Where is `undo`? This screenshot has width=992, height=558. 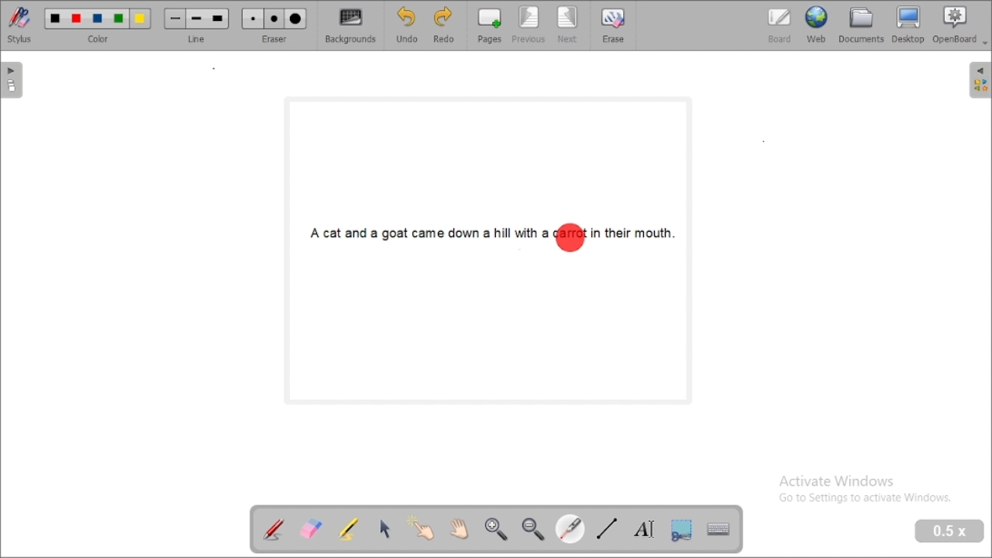 undo is located at coordinates (407, 26).